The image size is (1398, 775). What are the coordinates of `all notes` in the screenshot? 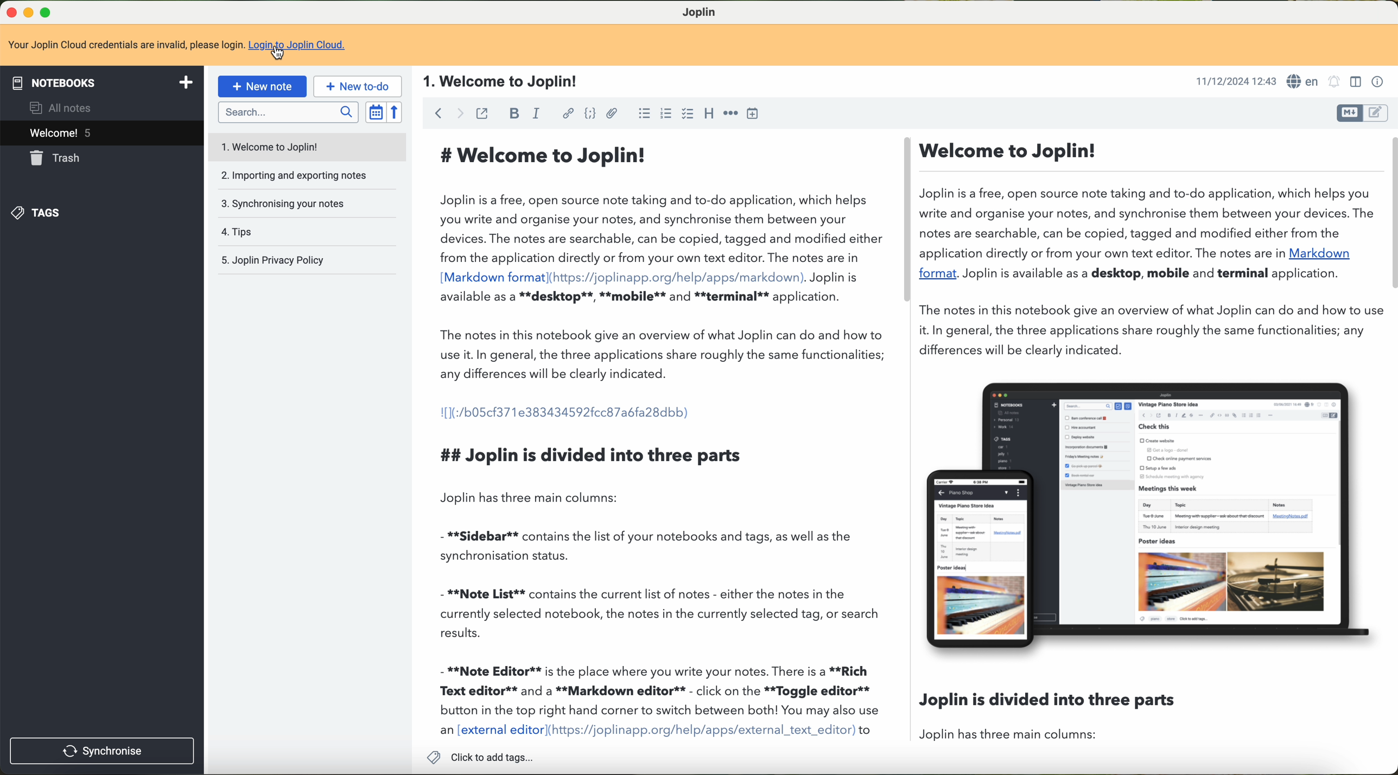 It's located at (60, 106).